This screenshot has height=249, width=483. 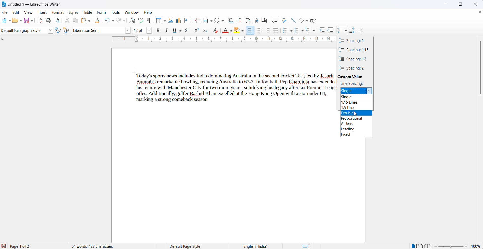 What do you see at coordinates (220, 40) in the screenshot?
I see `scaling` at bounding box center [220, 40].